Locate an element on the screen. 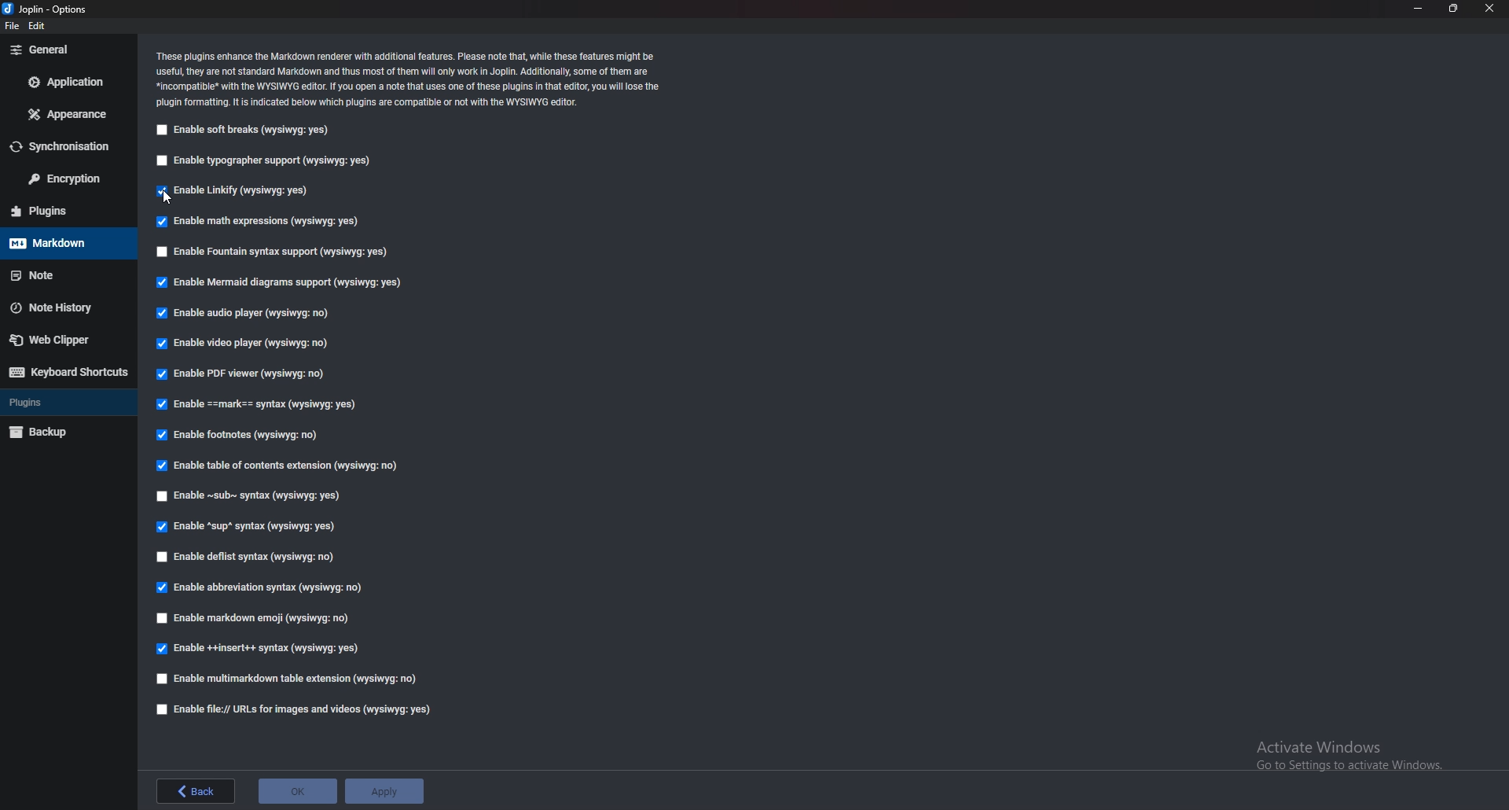  Back up is located at coordinates (67, 432).